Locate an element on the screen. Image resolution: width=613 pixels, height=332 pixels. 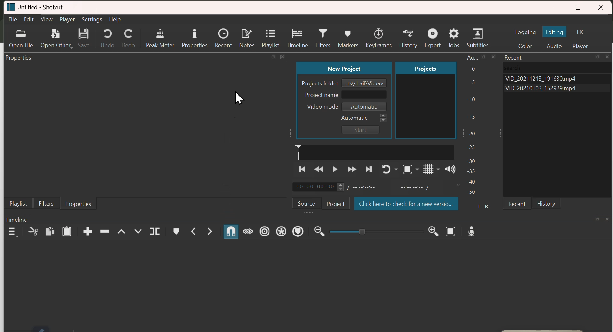
Audio timeline is located at coordinates (375, 152).